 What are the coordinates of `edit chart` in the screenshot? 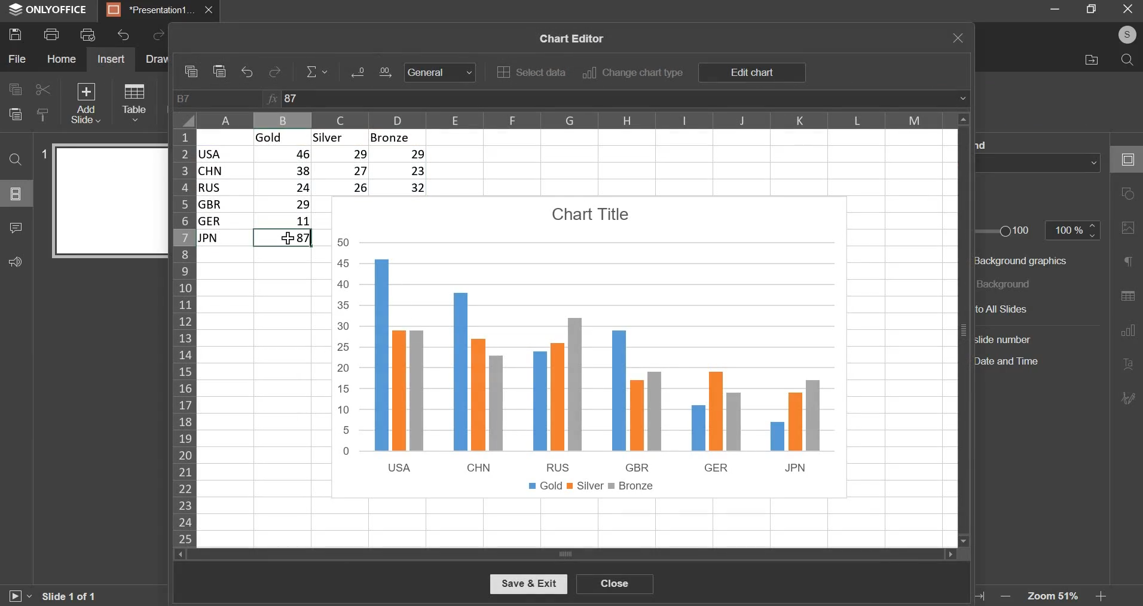 It's located at (751, 73).